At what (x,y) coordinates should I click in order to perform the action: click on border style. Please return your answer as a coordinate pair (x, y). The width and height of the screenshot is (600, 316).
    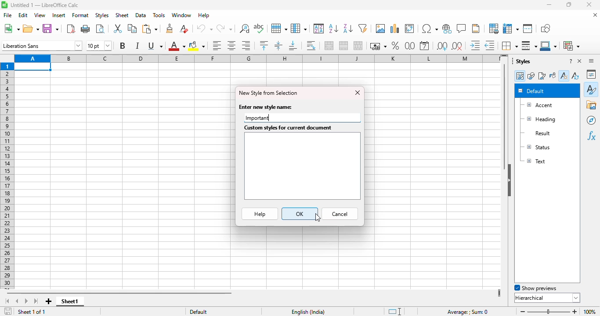
    Looking at the image, I should click on (529, 46).